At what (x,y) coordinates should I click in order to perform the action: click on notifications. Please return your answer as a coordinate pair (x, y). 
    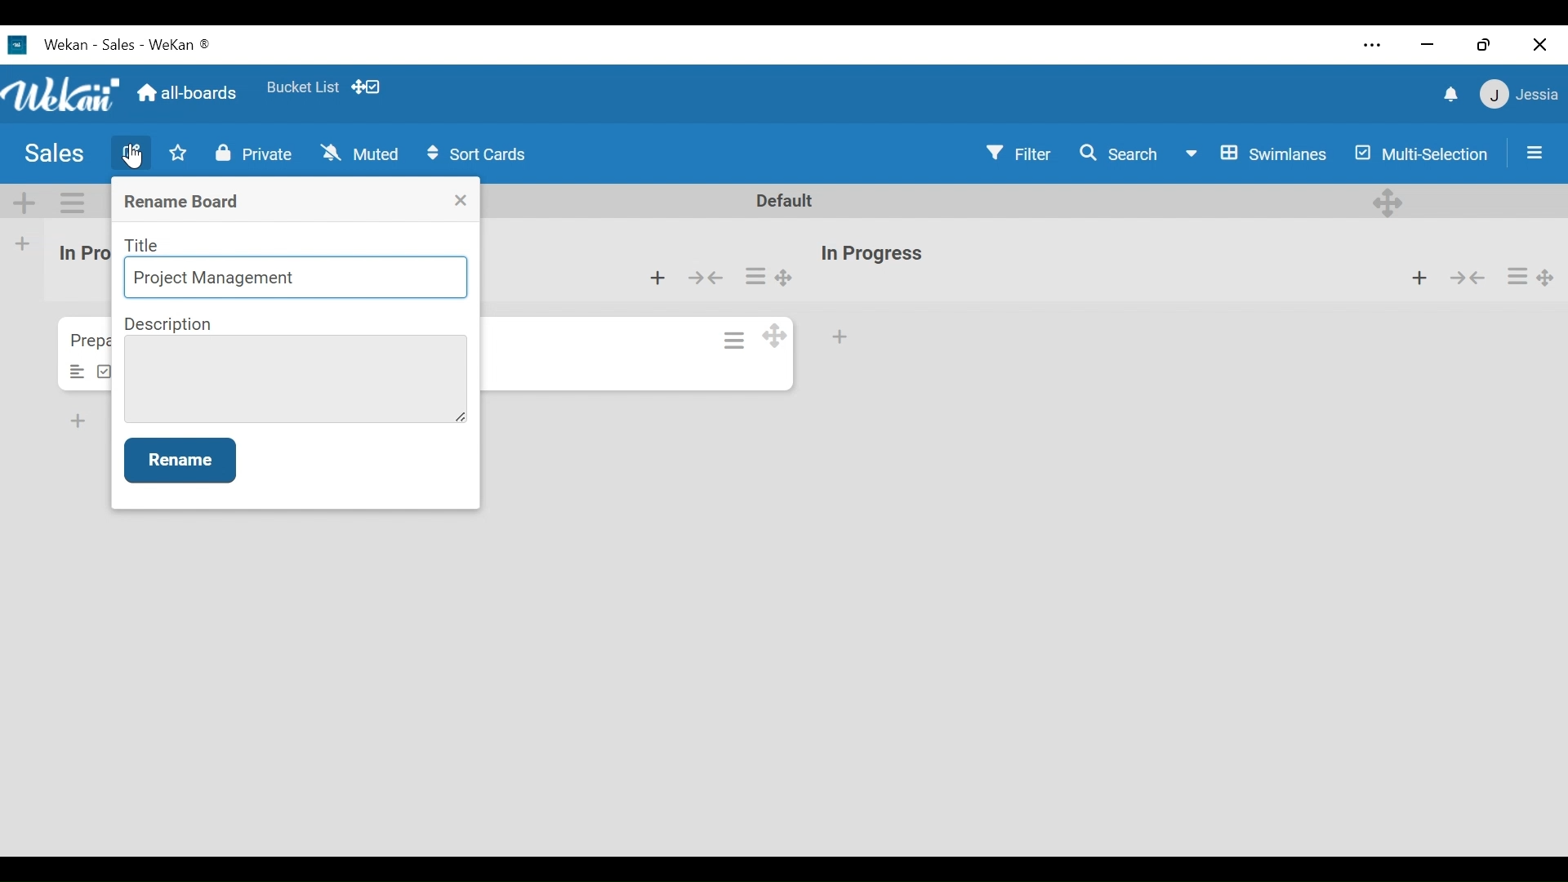
    Looking at the image, I should click on (1453, 95).